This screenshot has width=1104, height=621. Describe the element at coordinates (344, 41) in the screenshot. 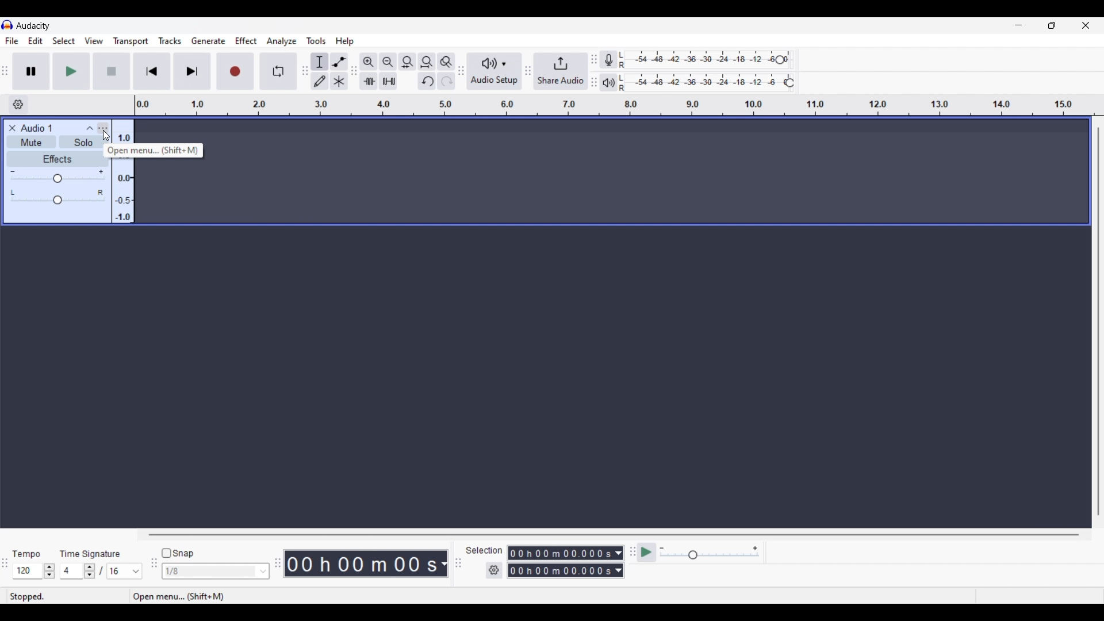

I see `Help menu` at that location.